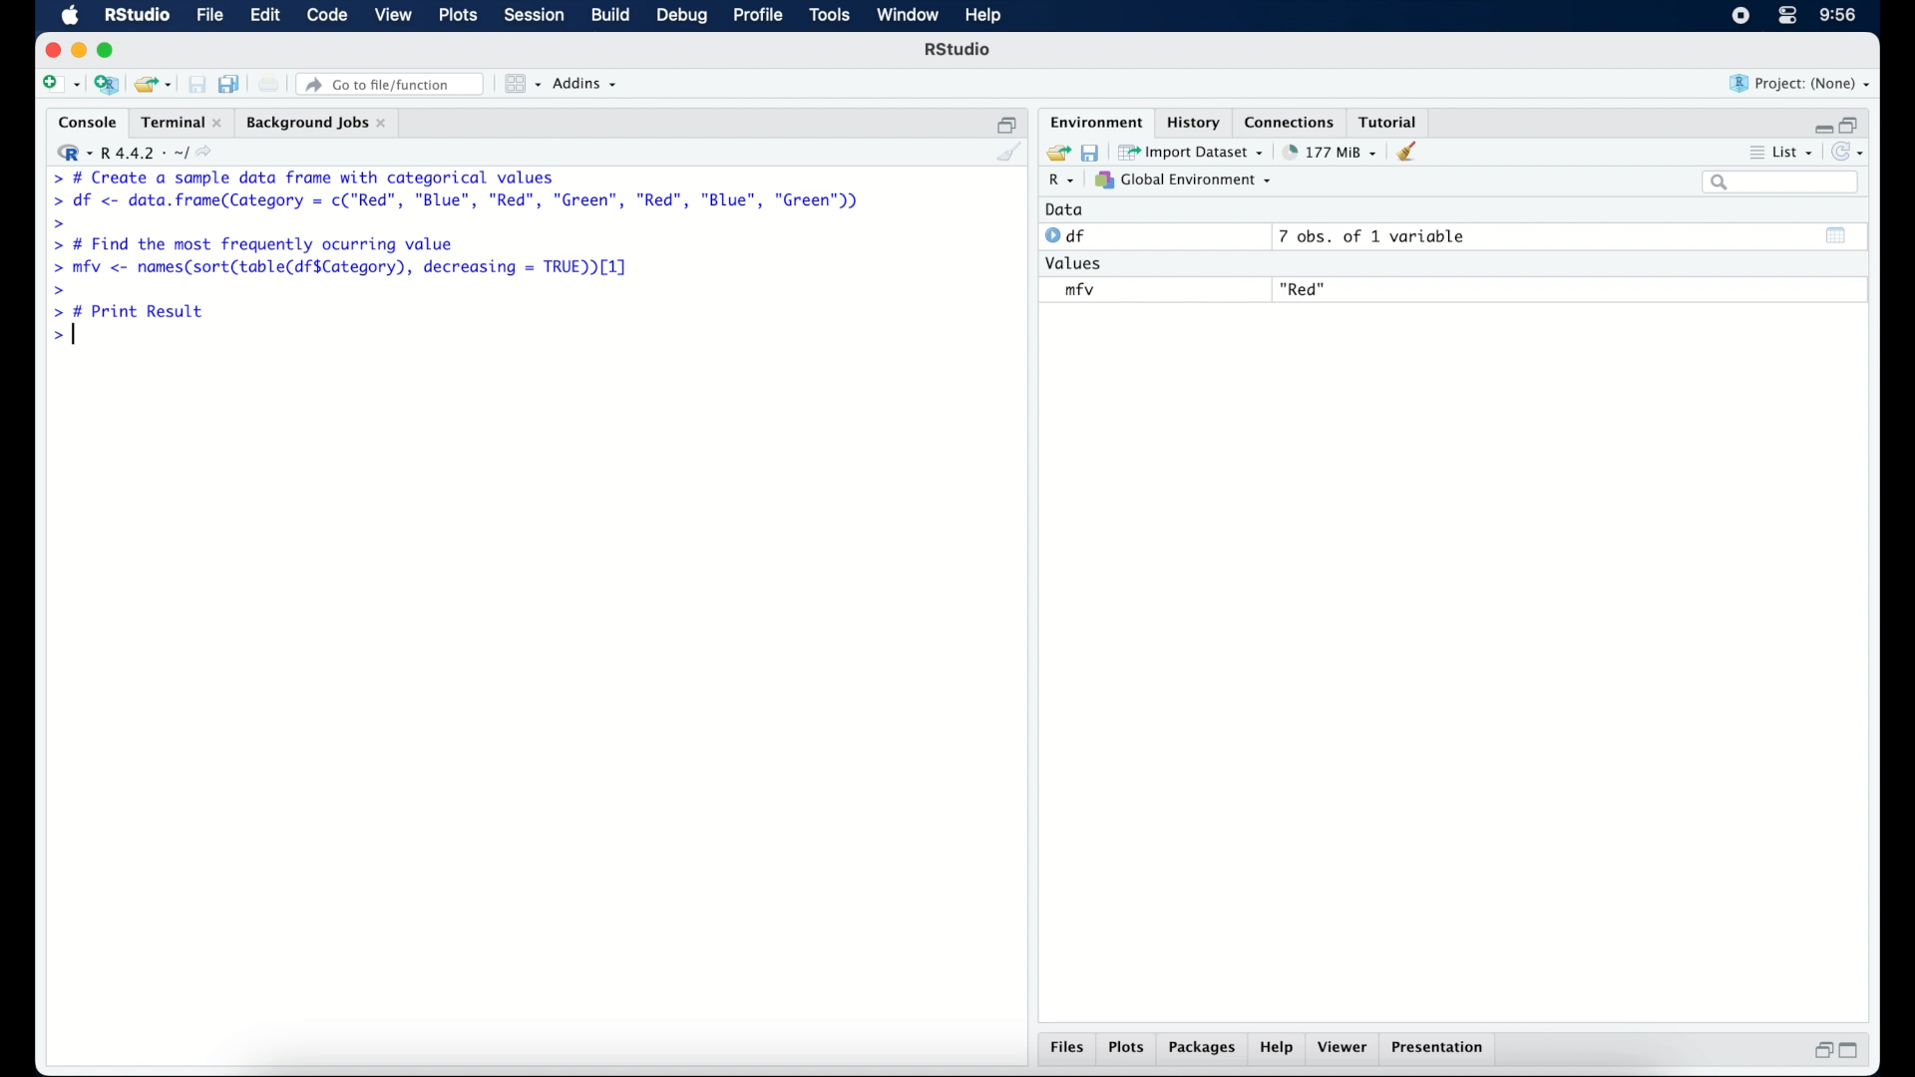 The width and height of the screenshot is (1915, 1077). What do you see at coordinates (1292, 121) in the screenshot?
I see `connections` at bounding box center [1292, 121].